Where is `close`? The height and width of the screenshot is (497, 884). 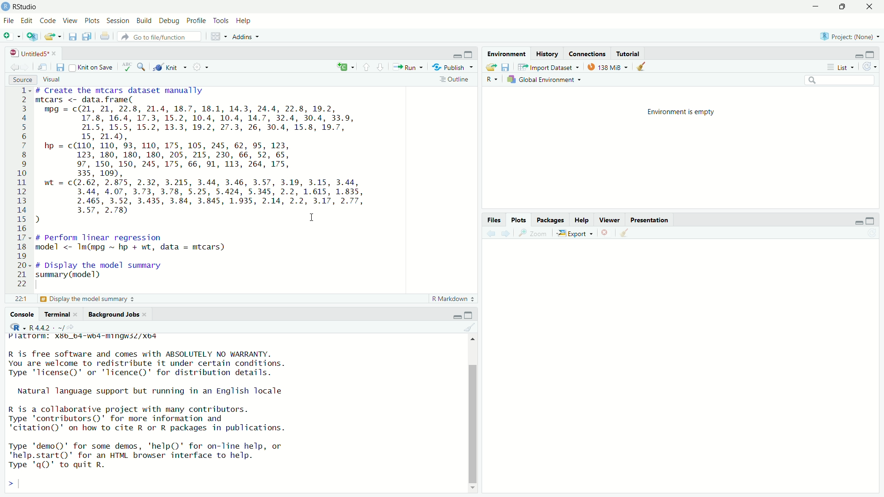
close is located at coordinates (57, 53).